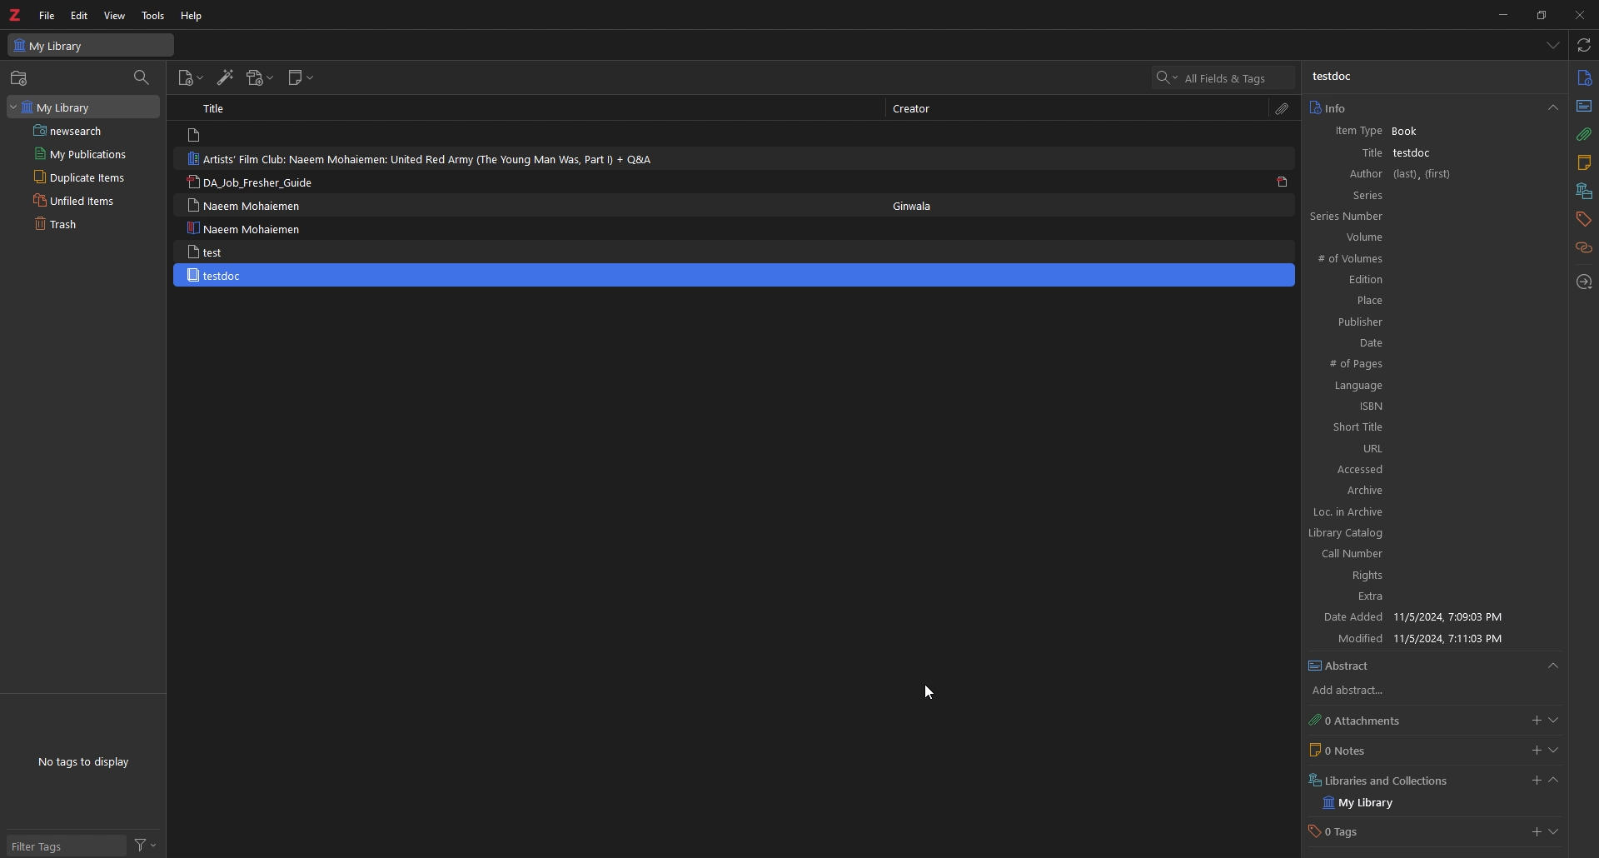 This screenshot has height=858, width=1599. Describe the element at coordinates (1431, 174) in the screenshot. I see `Author (last),(first)` at that location.